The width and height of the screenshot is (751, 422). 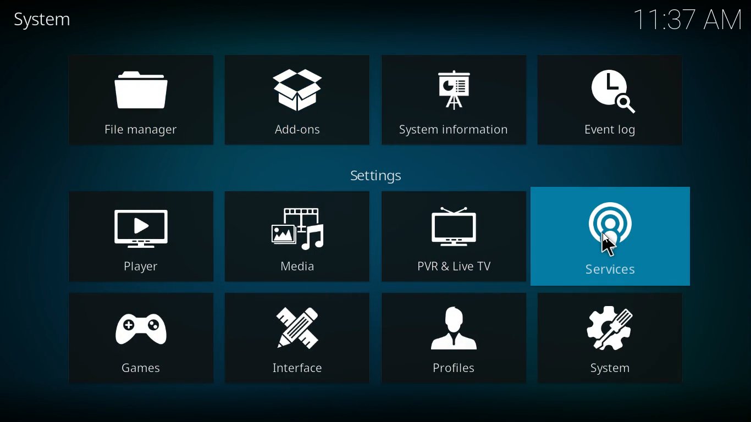 I want to click on 11:37 AM, so click(x=687, y=20).